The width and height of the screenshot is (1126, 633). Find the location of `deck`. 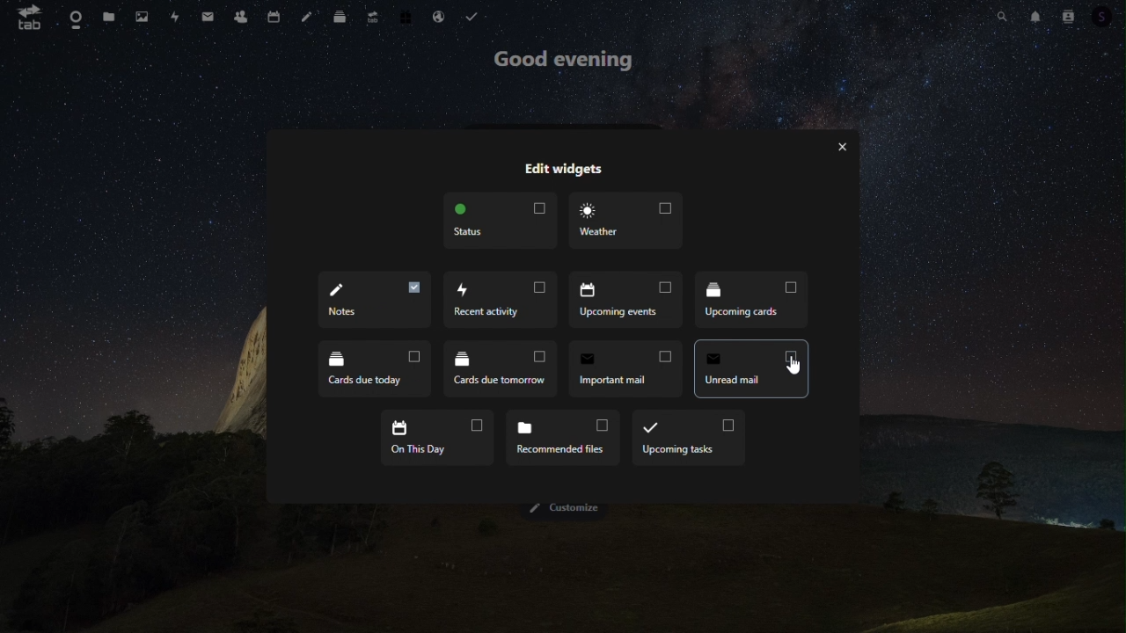

deck is located at coordinates (340, 18).